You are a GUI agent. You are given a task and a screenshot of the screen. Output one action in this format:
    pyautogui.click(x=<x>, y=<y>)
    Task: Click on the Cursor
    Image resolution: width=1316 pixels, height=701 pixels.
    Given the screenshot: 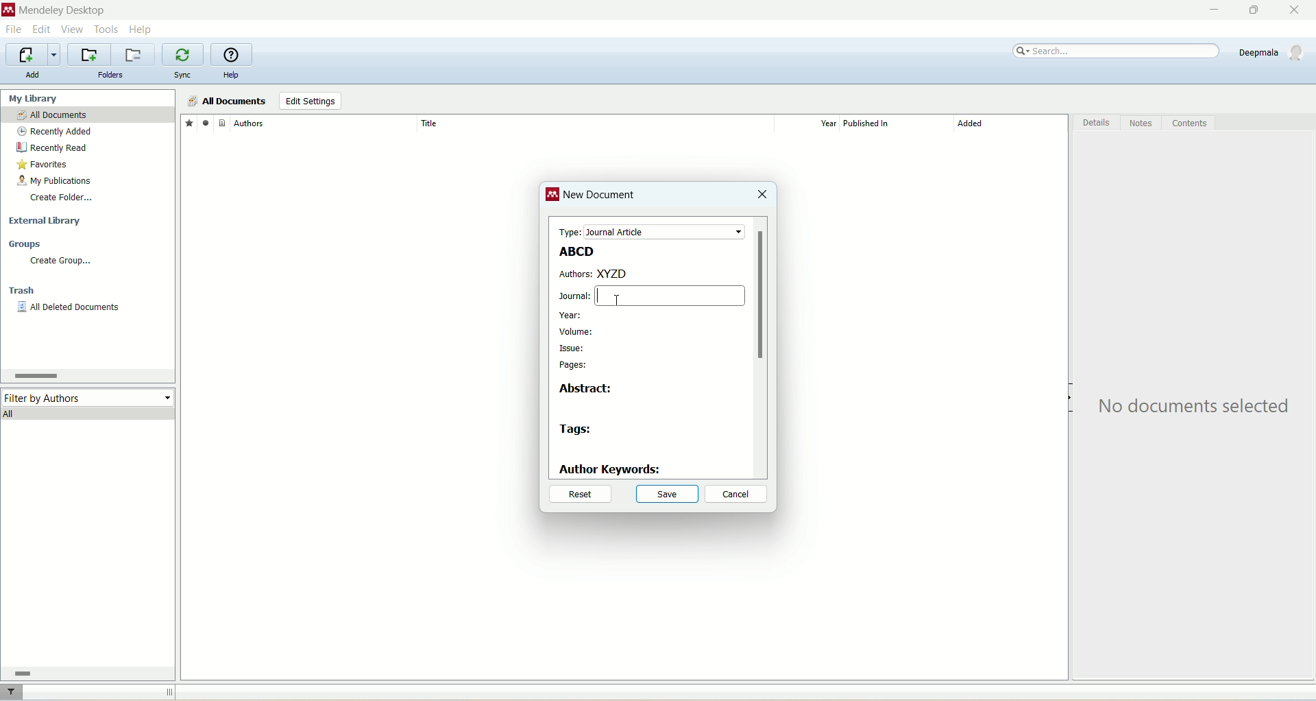 What is the action you would take?
    pyautogui.click(x=620, y=301)
    